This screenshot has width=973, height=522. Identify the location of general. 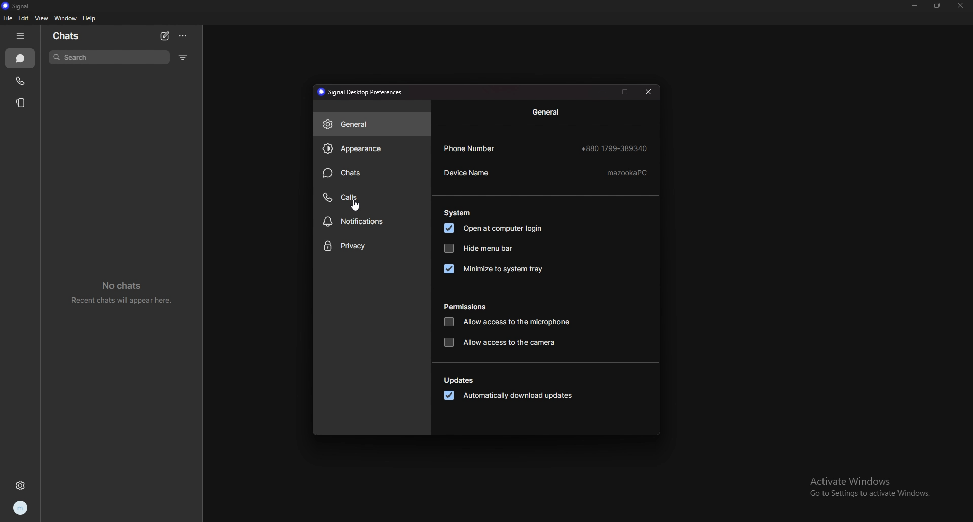
(372, 125).